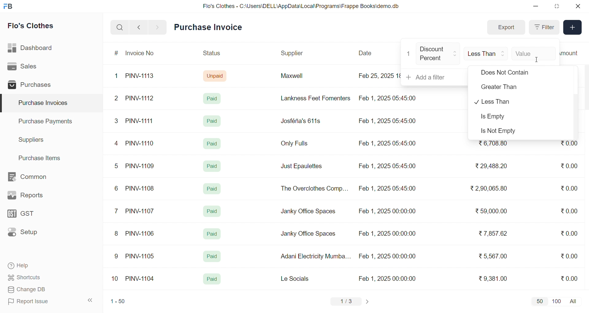 This screenshot has width=589, height=313. What do you see at coordinates (386, 233) in the screenshot?
I see `Feb 1, 2025 00:00:00` at bounding box center [386, 233].